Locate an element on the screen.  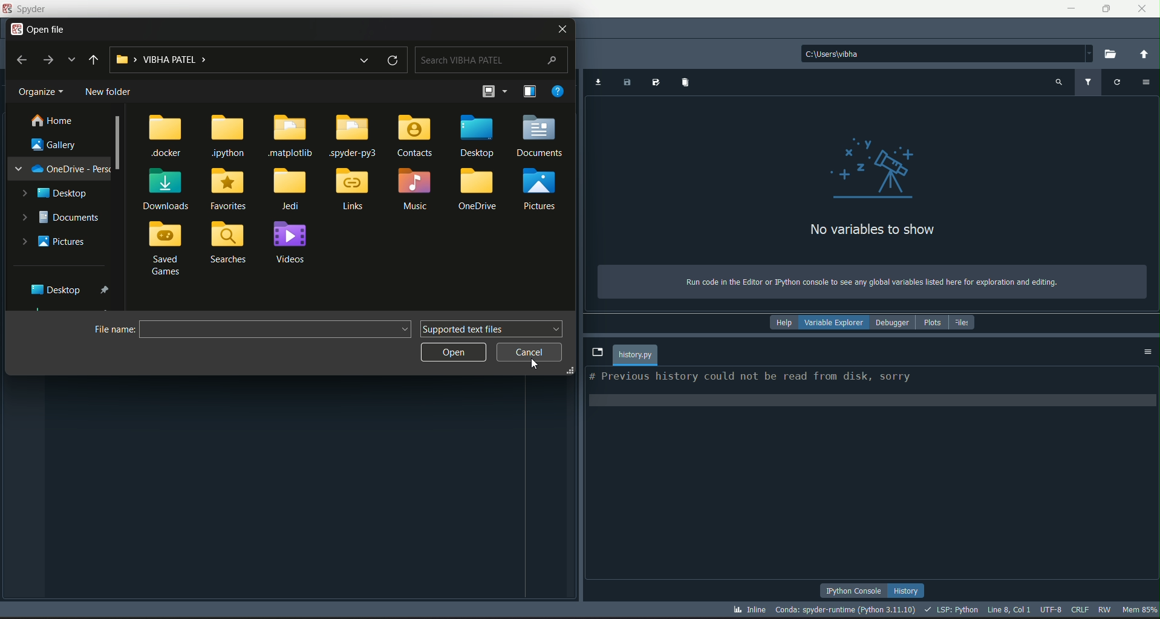
searches is located at coordinates (229, 243).